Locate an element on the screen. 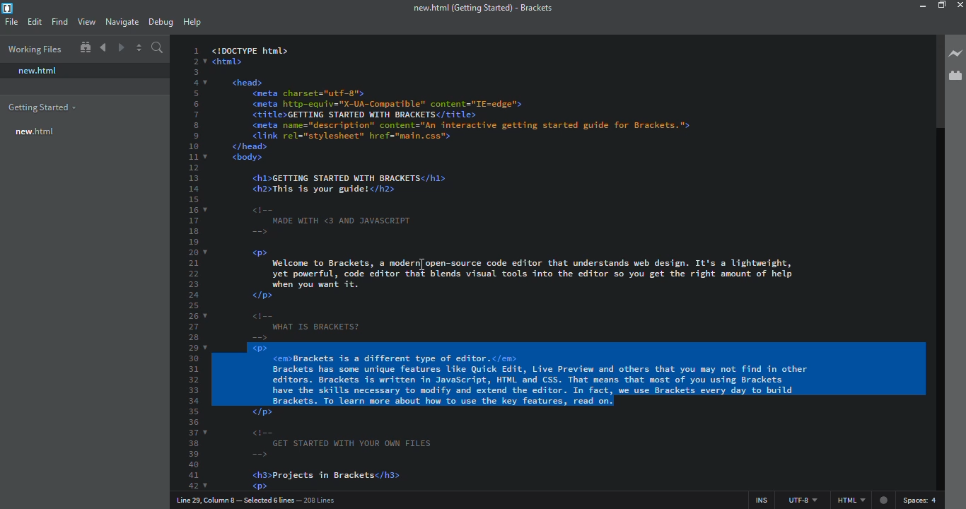 The image size is (966, 509). help is located at coordinates (194, 21).